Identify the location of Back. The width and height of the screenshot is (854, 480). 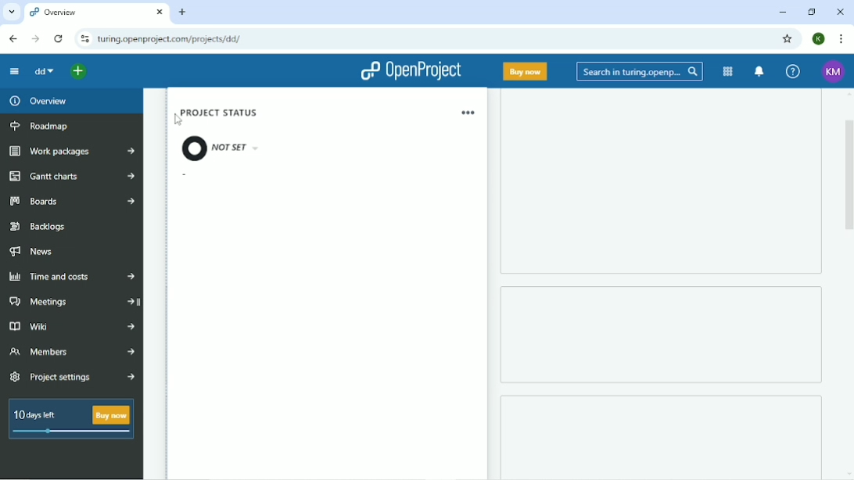
(13, 38).